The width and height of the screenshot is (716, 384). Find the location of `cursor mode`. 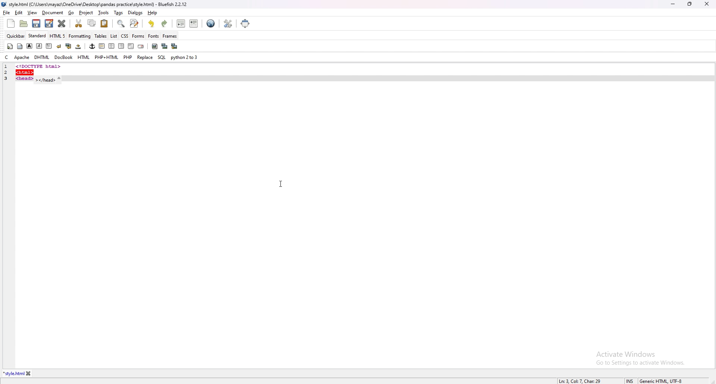

cursor mode is located at coordinates (630, 381).